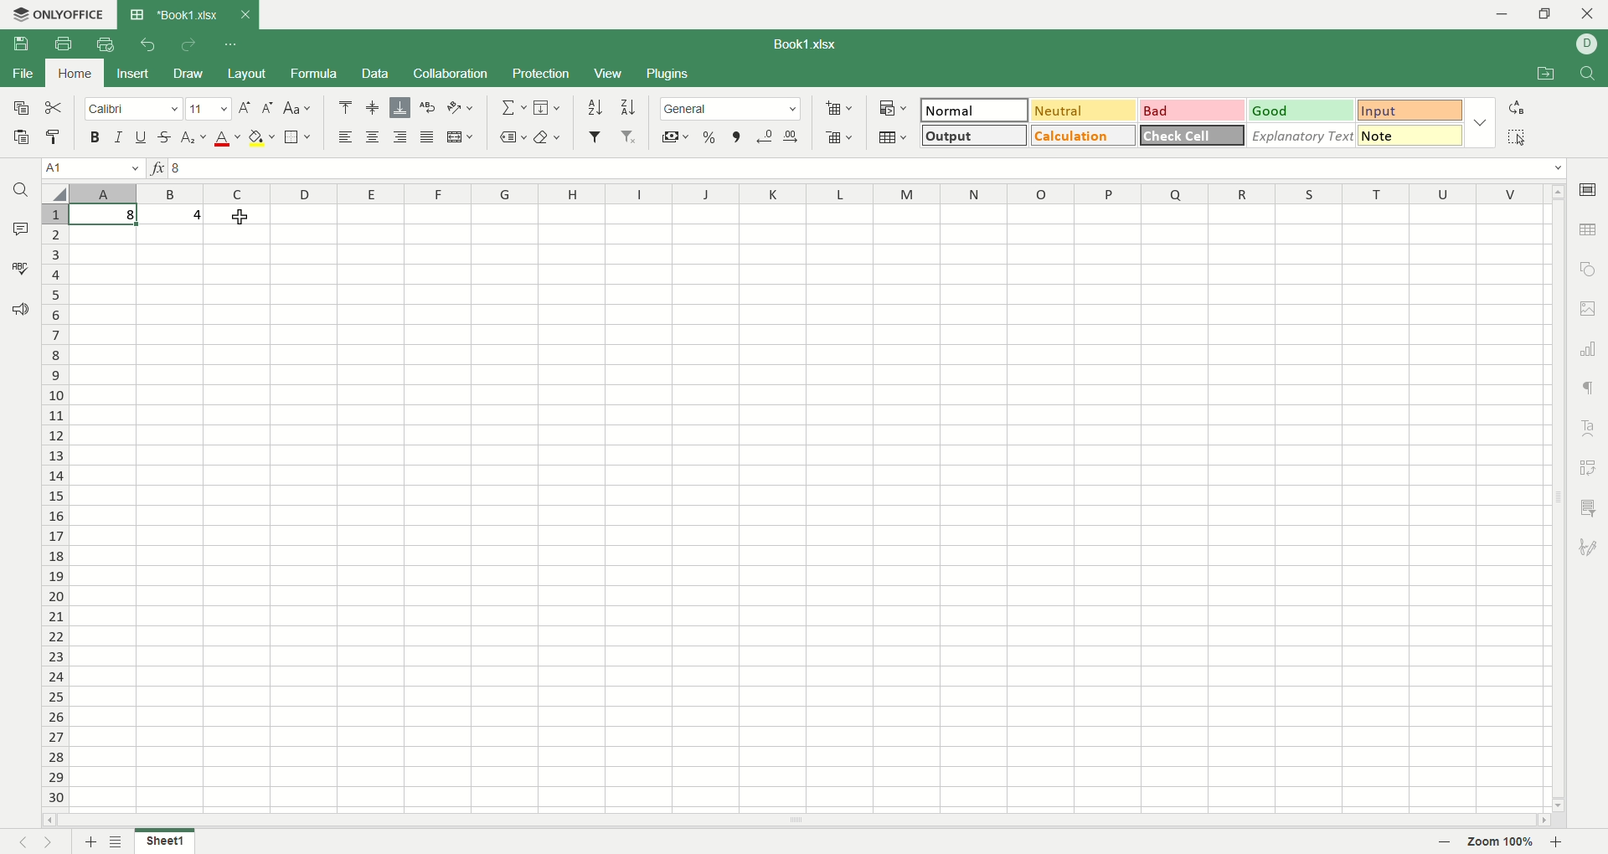 This screenshot has width=1608, height=854. What do you see at coordinates (118, 841) in the screenshot?
I see `sheet list` at bounding box center [118, 841].